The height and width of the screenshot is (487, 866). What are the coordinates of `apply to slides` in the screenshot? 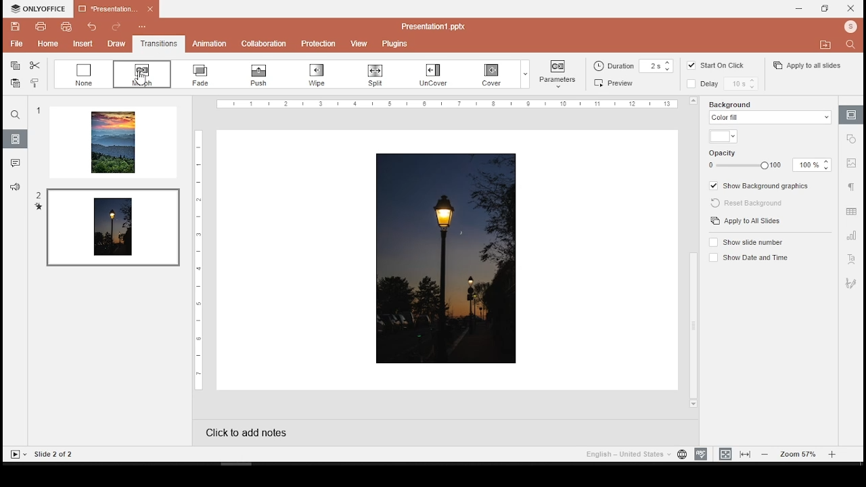 It's located at (747, 221).